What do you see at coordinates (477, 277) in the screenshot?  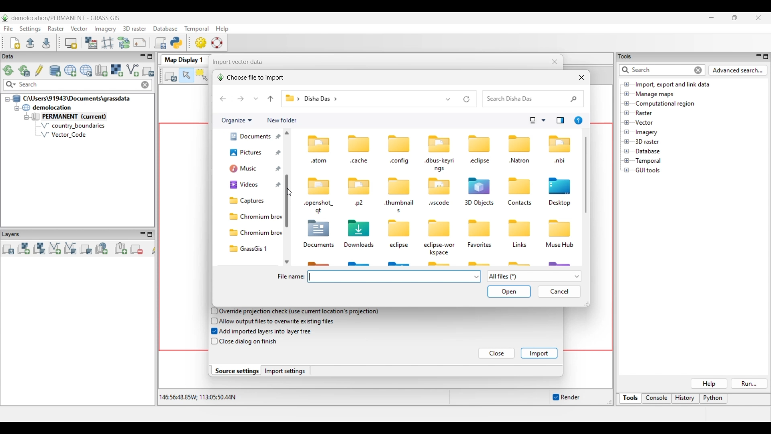 I see `File name options` at bounding box center [477, 277].